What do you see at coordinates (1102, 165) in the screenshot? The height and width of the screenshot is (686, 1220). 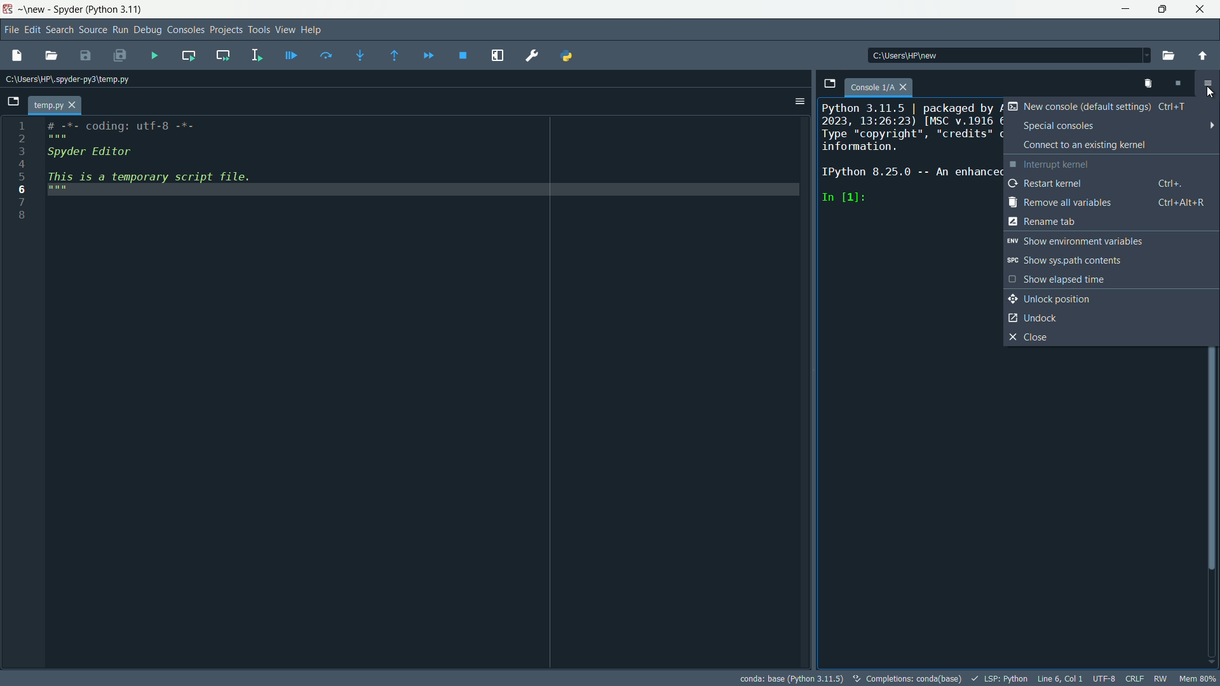 I see `Interrupt Kernel` at bounding box center [1102, 165].